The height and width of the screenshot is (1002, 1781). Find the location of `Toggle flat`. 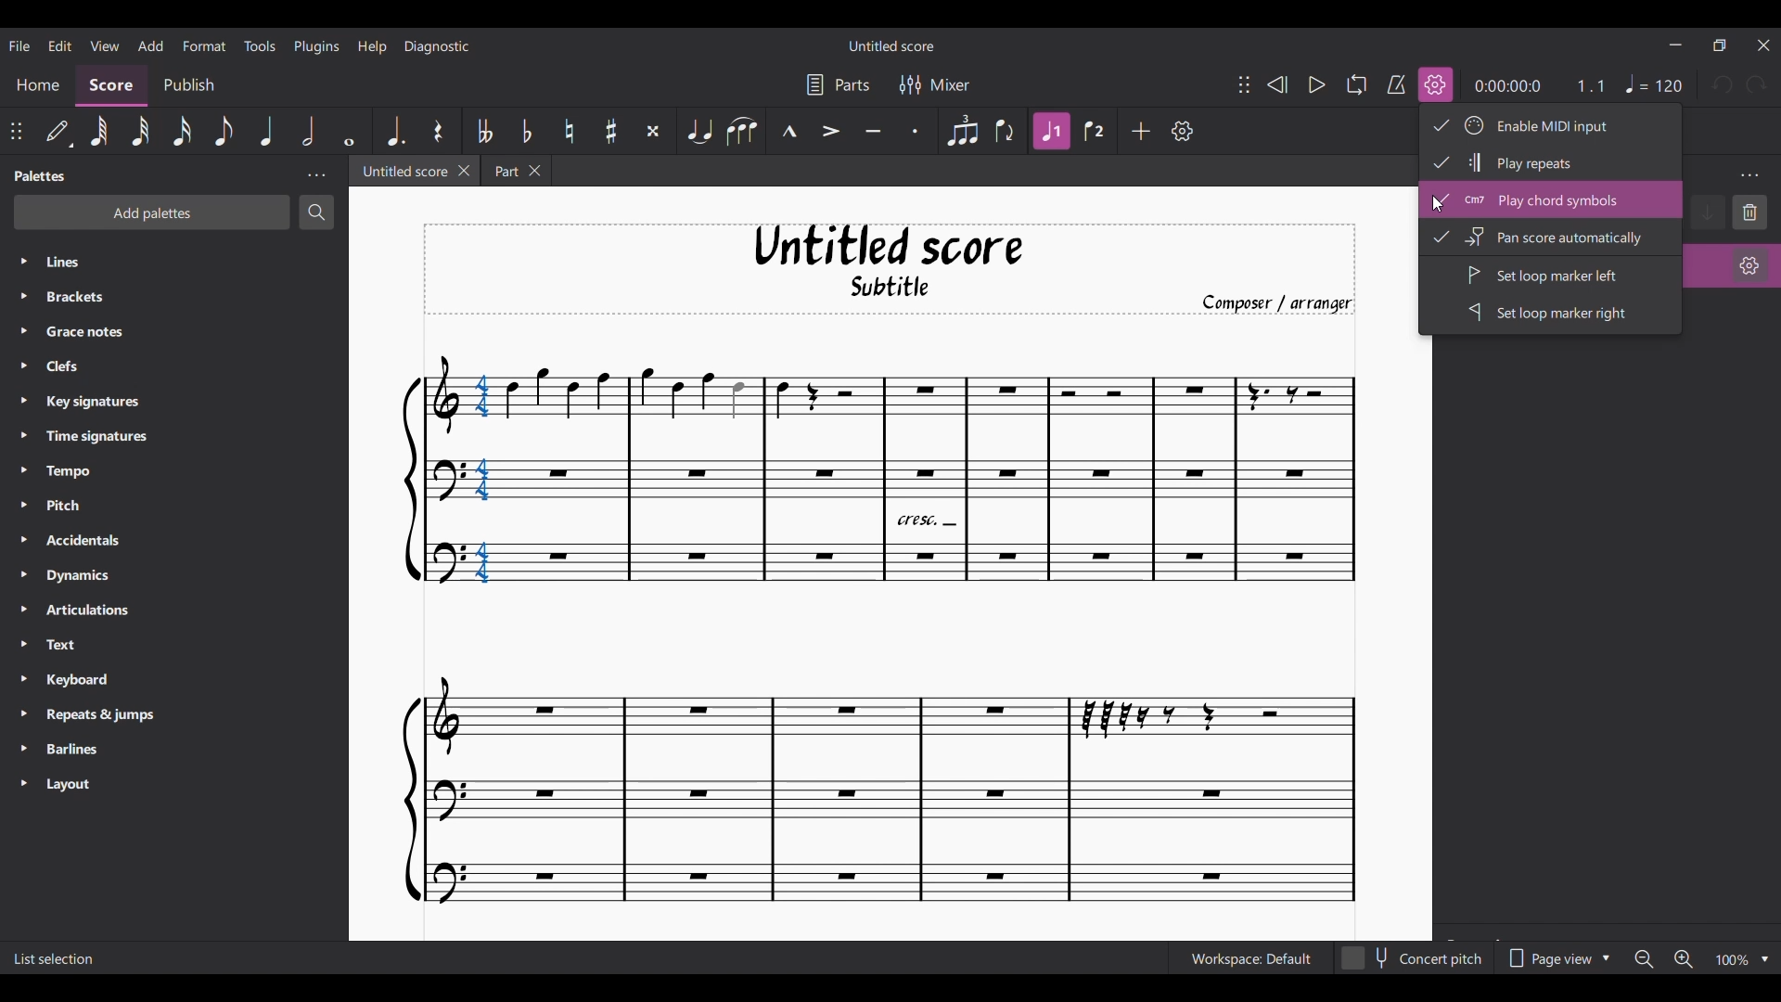

Toggle flat is located at coordinates (527, 130).